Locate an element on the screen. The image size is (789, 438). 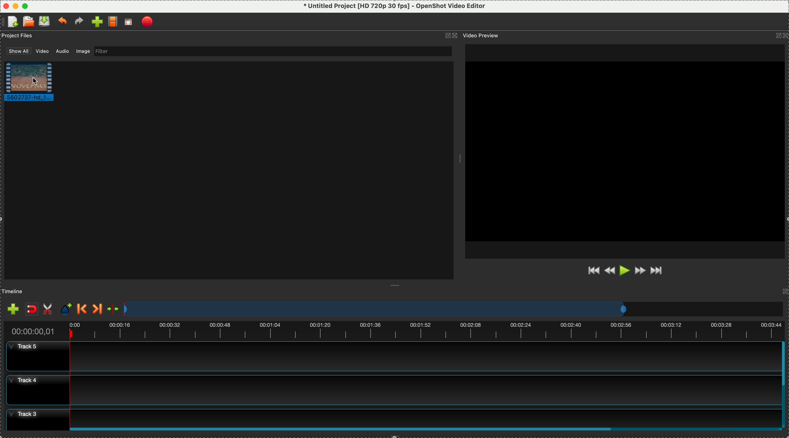
play is located at coordinates (625, 271).